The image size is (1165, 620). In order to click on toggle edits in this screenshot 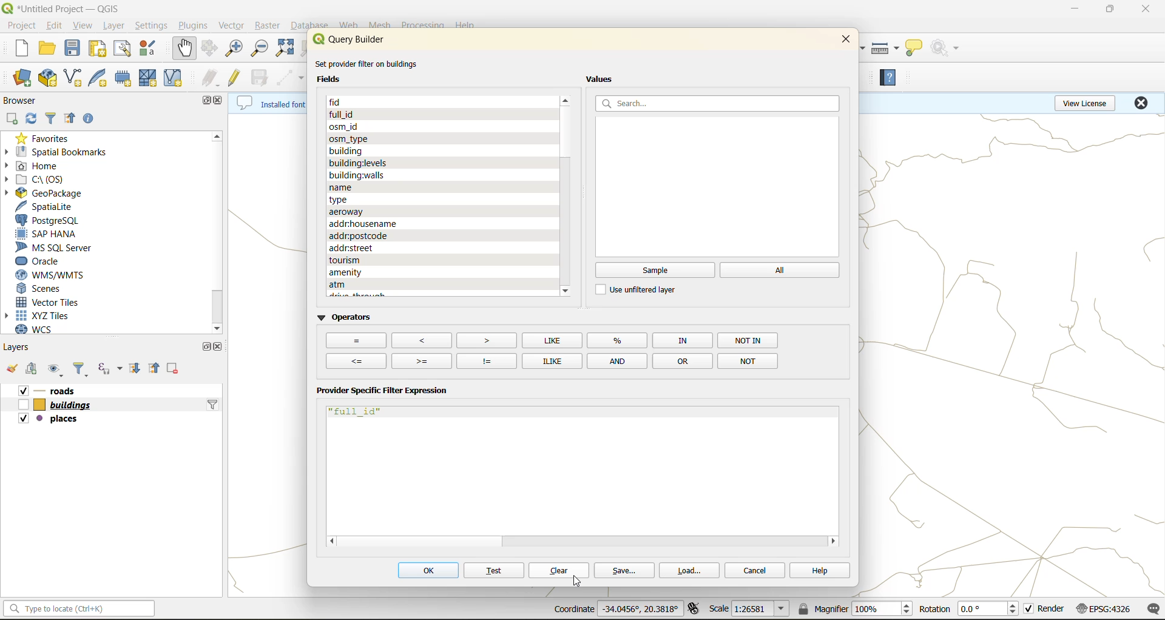, I will do `click(235, 79)`.